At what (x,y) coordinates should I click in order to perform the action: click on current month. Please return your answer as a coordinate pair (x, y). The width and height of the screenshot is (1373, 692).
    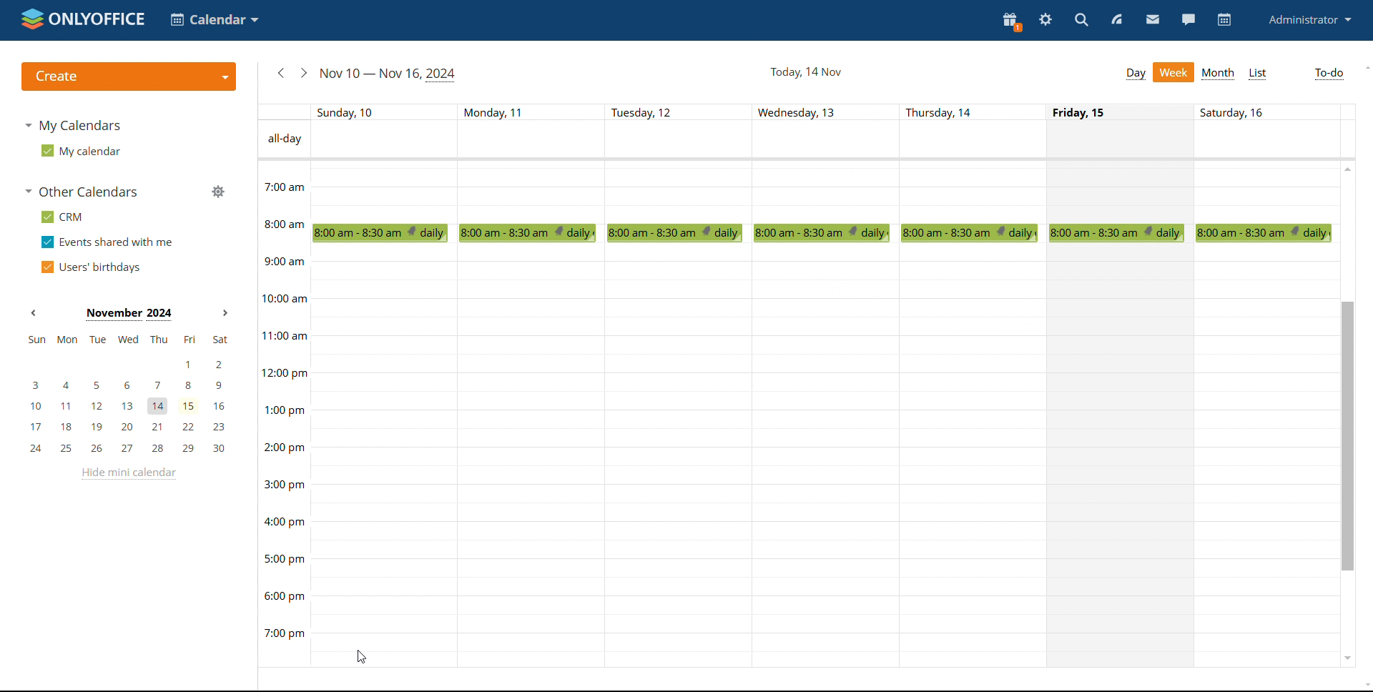
    Looking at the image, I should click on (127, 313).